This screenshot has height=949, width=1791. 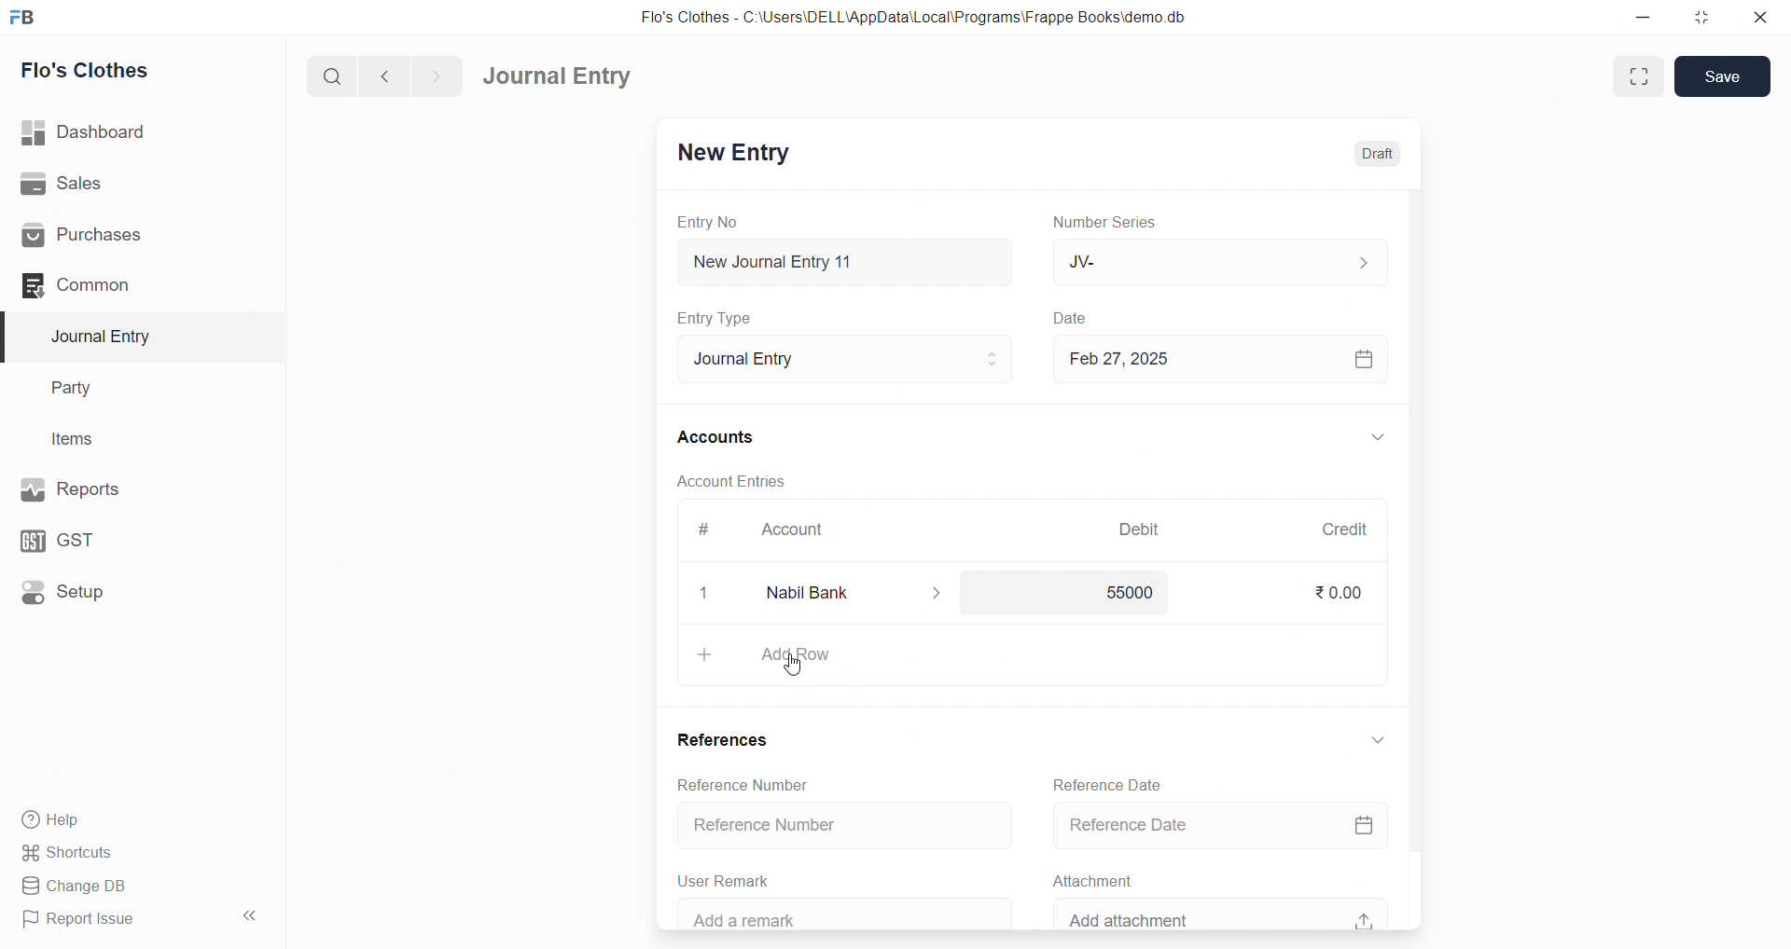 What do you see at coordinates (1347, 530) in the screenshot?
I see `Credit` at bounding box center [1347, 530].